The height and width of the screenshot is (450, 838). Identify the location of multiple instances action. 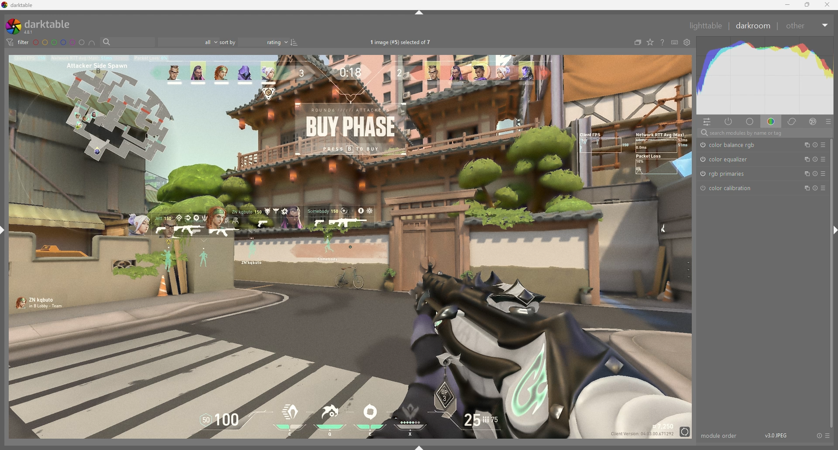
(805, 159).